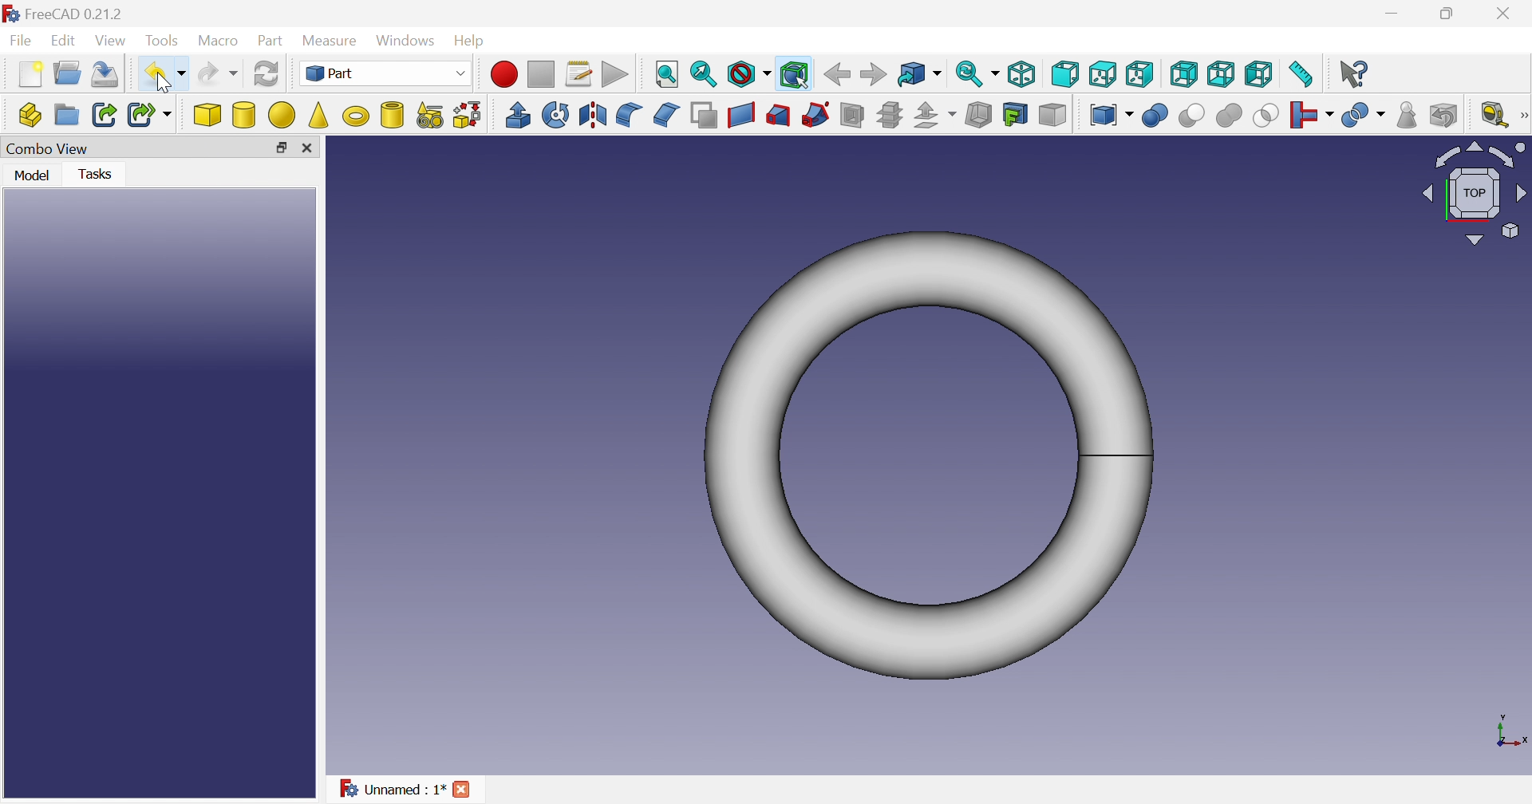 This screenshot has height=804, width=1532. I want to click on Revolve..., so click(554, 114).